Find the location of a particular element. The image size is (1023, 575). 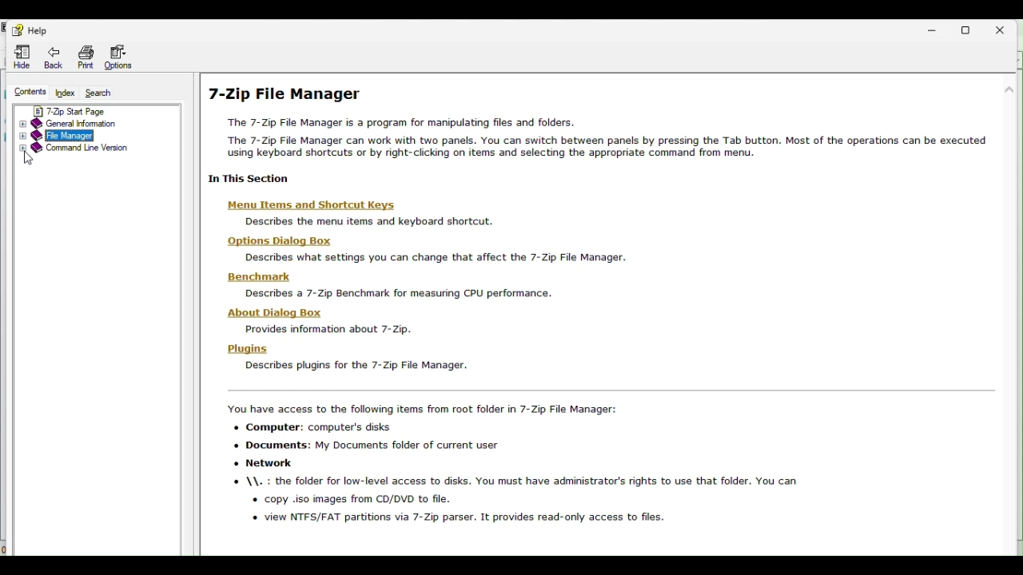

Cursor is located at coordinates (31, 158).